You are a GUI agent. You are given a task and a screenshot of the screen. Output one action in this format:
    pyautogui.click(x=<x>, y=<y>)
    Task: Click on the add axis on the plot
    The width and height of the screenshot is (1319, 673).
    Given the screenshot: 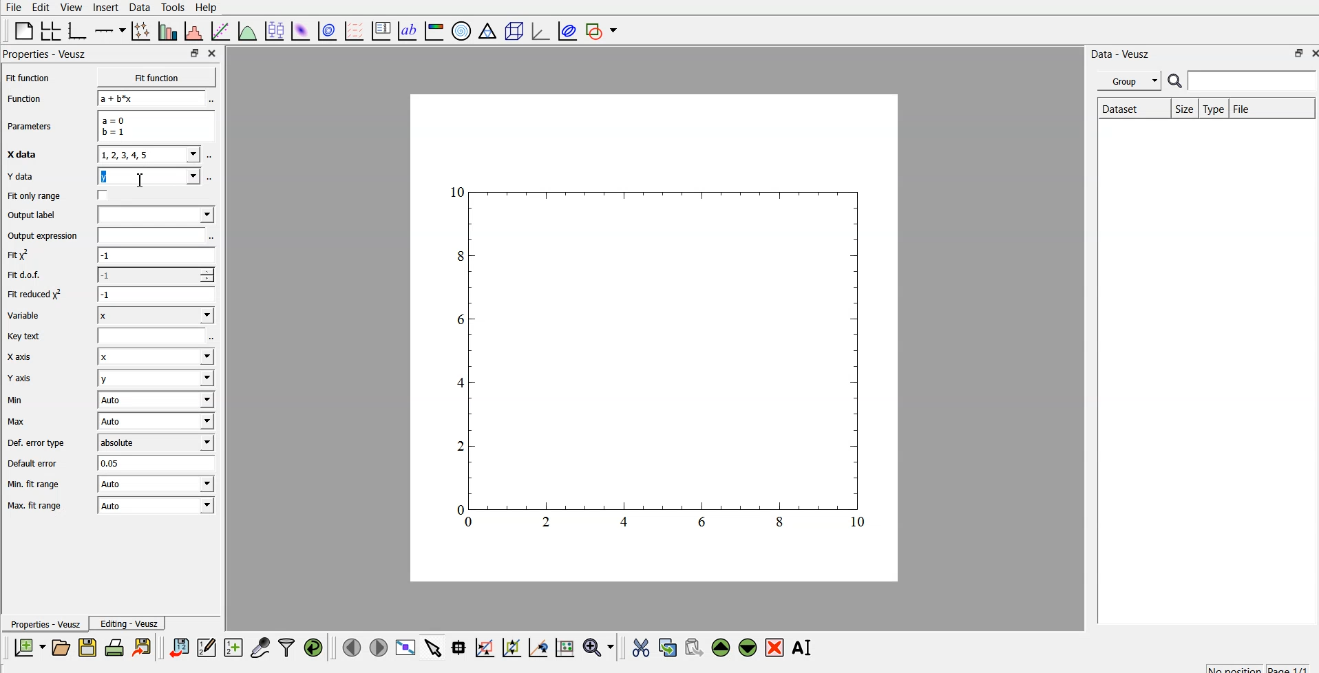 What is the action you would take?
    pyautogui.click(x=110, y=31)
    